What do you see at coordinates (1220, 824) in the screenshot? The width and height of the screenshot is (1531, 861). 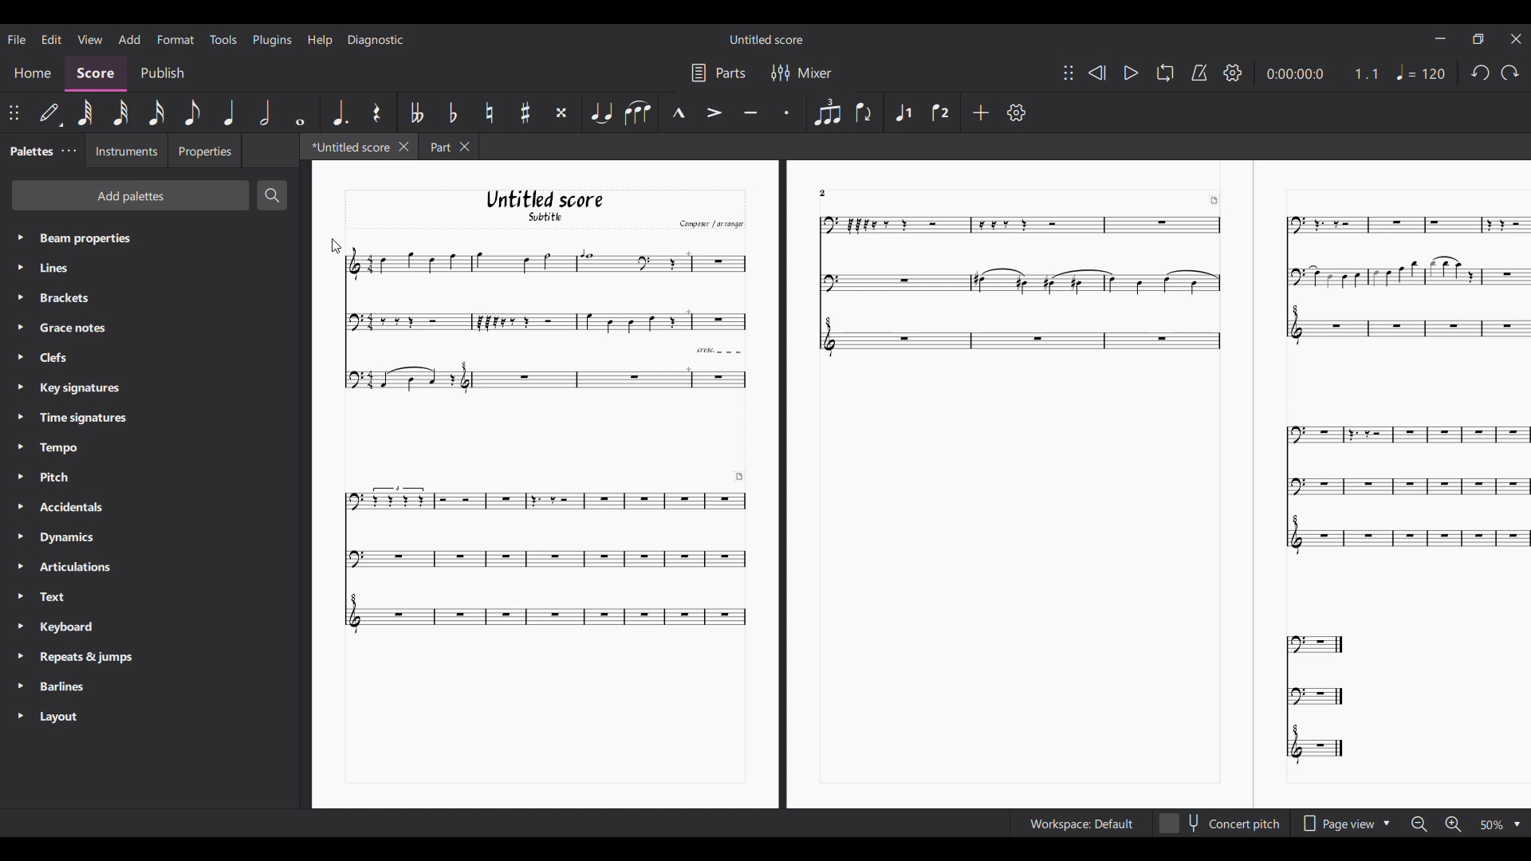 I see `Concert pitch toggle` at bounding box center [1220, 824].